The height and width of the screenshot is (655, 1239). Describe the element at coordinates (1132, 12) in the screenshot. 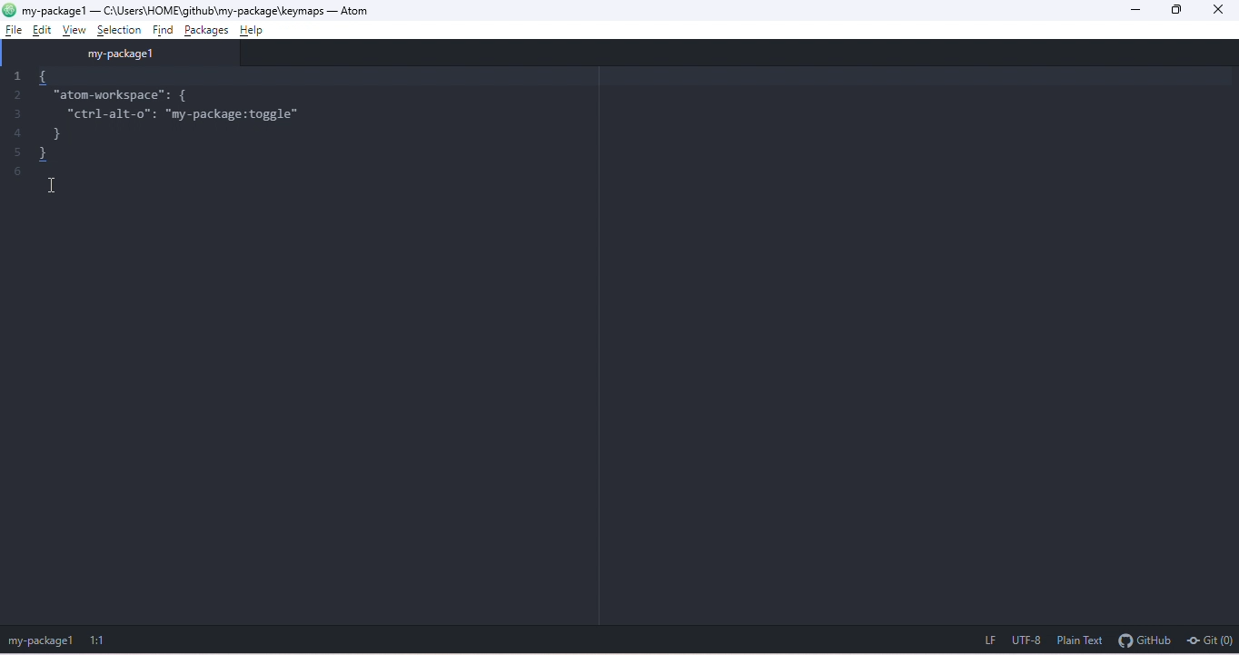

I see `minimize` at that location.